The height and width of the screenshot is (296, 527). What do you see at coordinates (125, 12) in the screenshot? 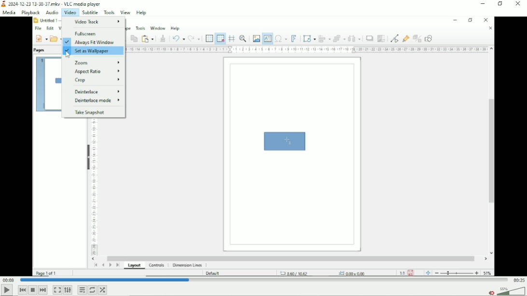
I see `View` at bounding box center [125, 12].